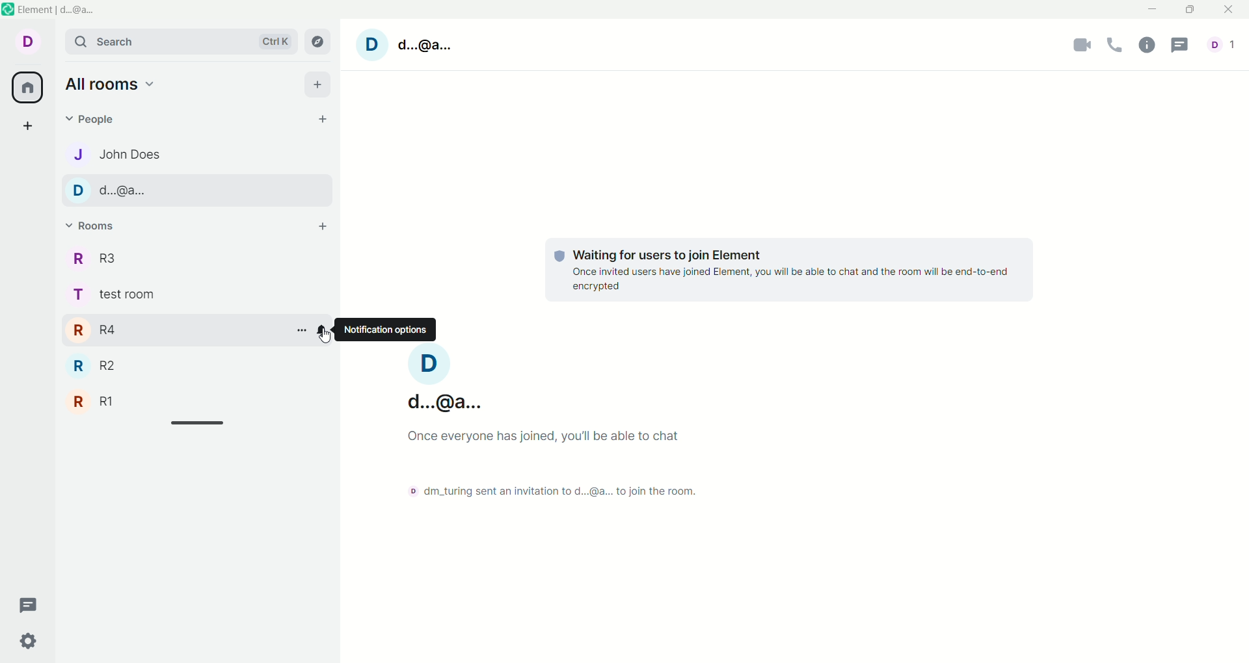 The image size is (1249, 663). I want to click on dm_turing sent an invitation to current account to join the room, so click(551, 491).